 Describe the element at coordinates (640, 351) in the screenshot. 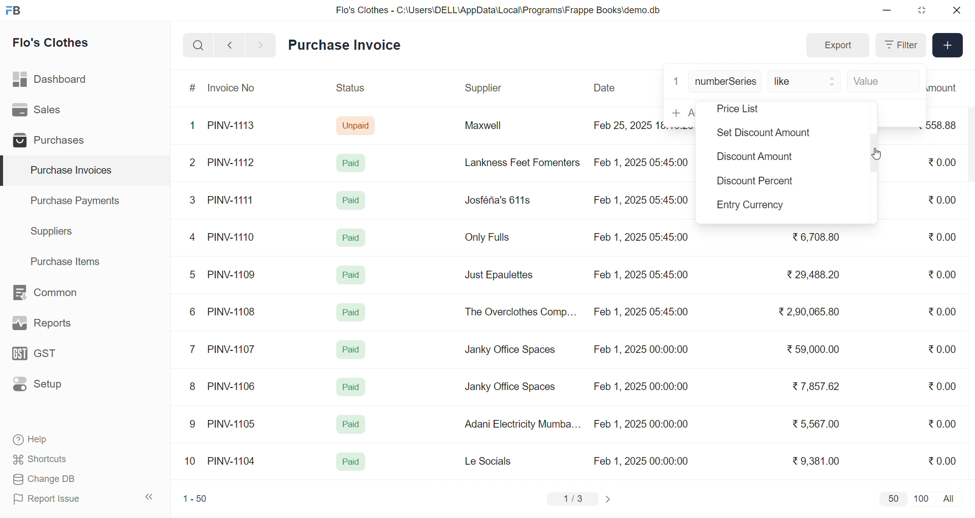

I see `Feb 1, 2025 00:00:00` at that location.